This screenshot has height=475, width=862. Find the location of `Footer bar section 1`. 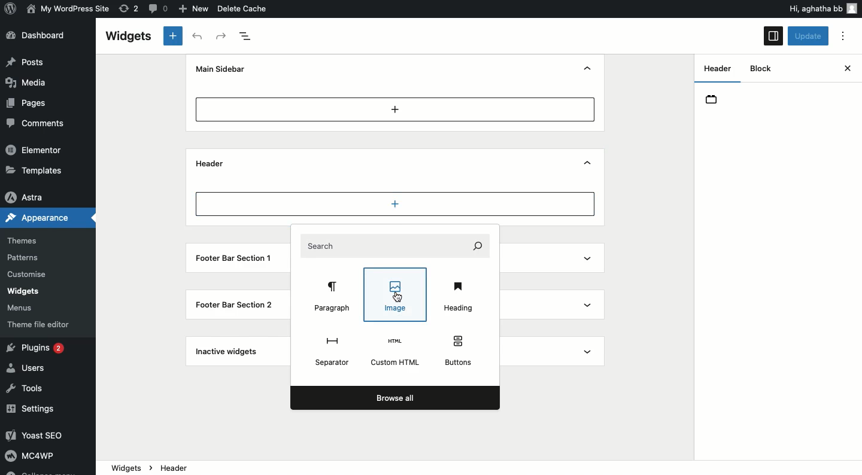

Footer bar section 1 is located at coordinates (238, 257).